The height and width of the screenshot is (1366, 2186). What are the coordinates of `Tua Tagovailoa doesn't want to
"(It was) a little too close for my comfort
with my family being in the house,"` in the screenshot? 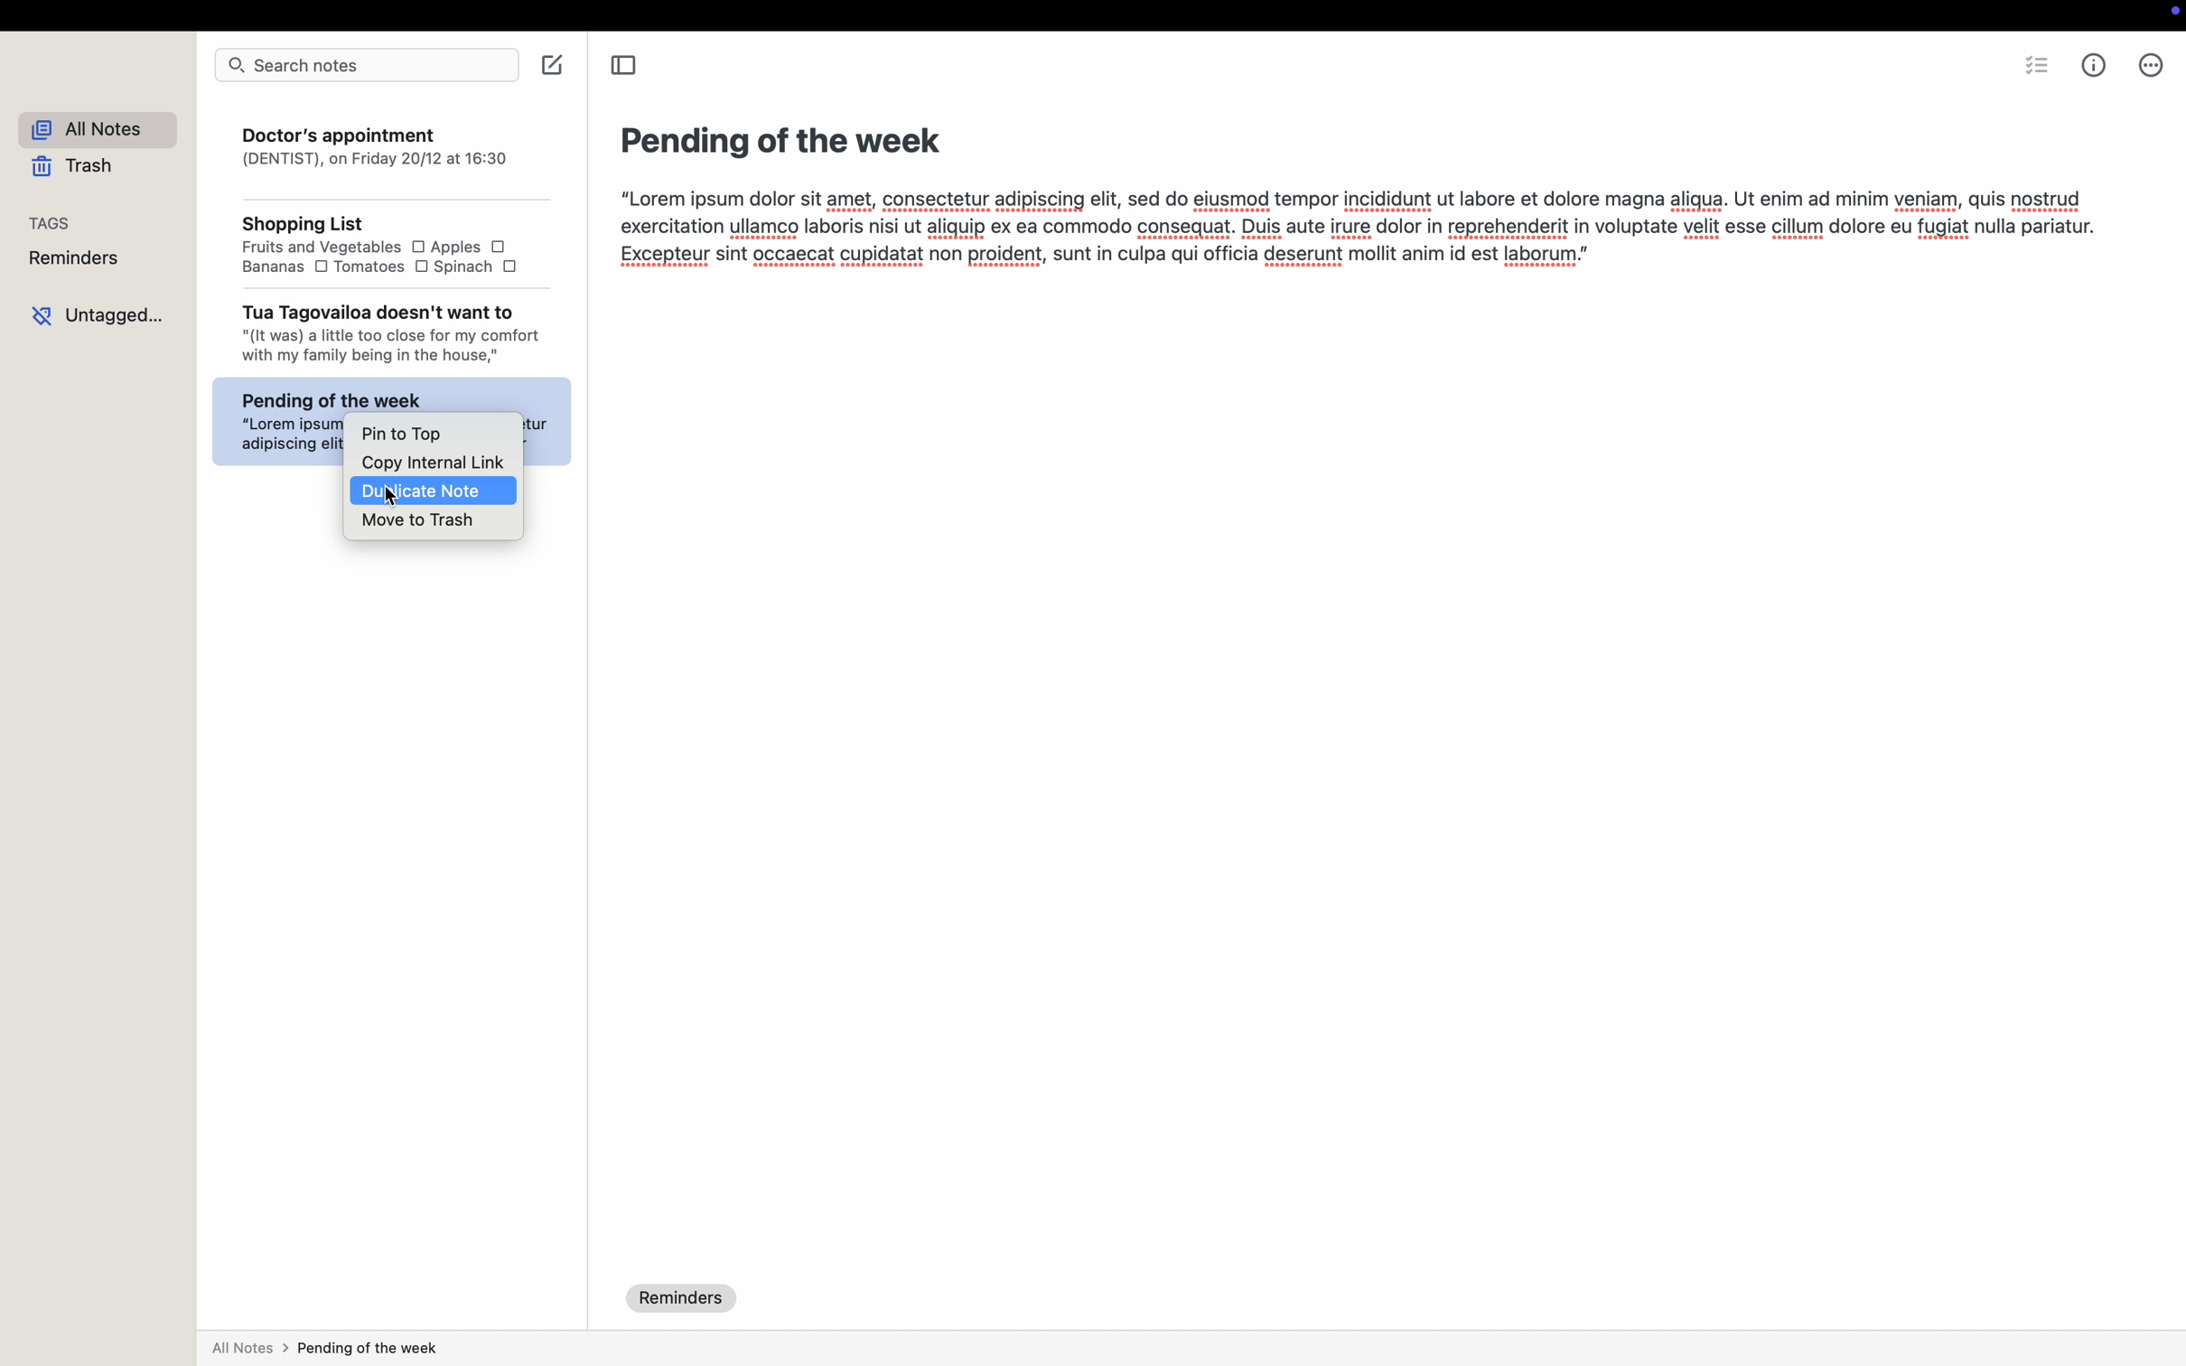 It's located at (391, 329).